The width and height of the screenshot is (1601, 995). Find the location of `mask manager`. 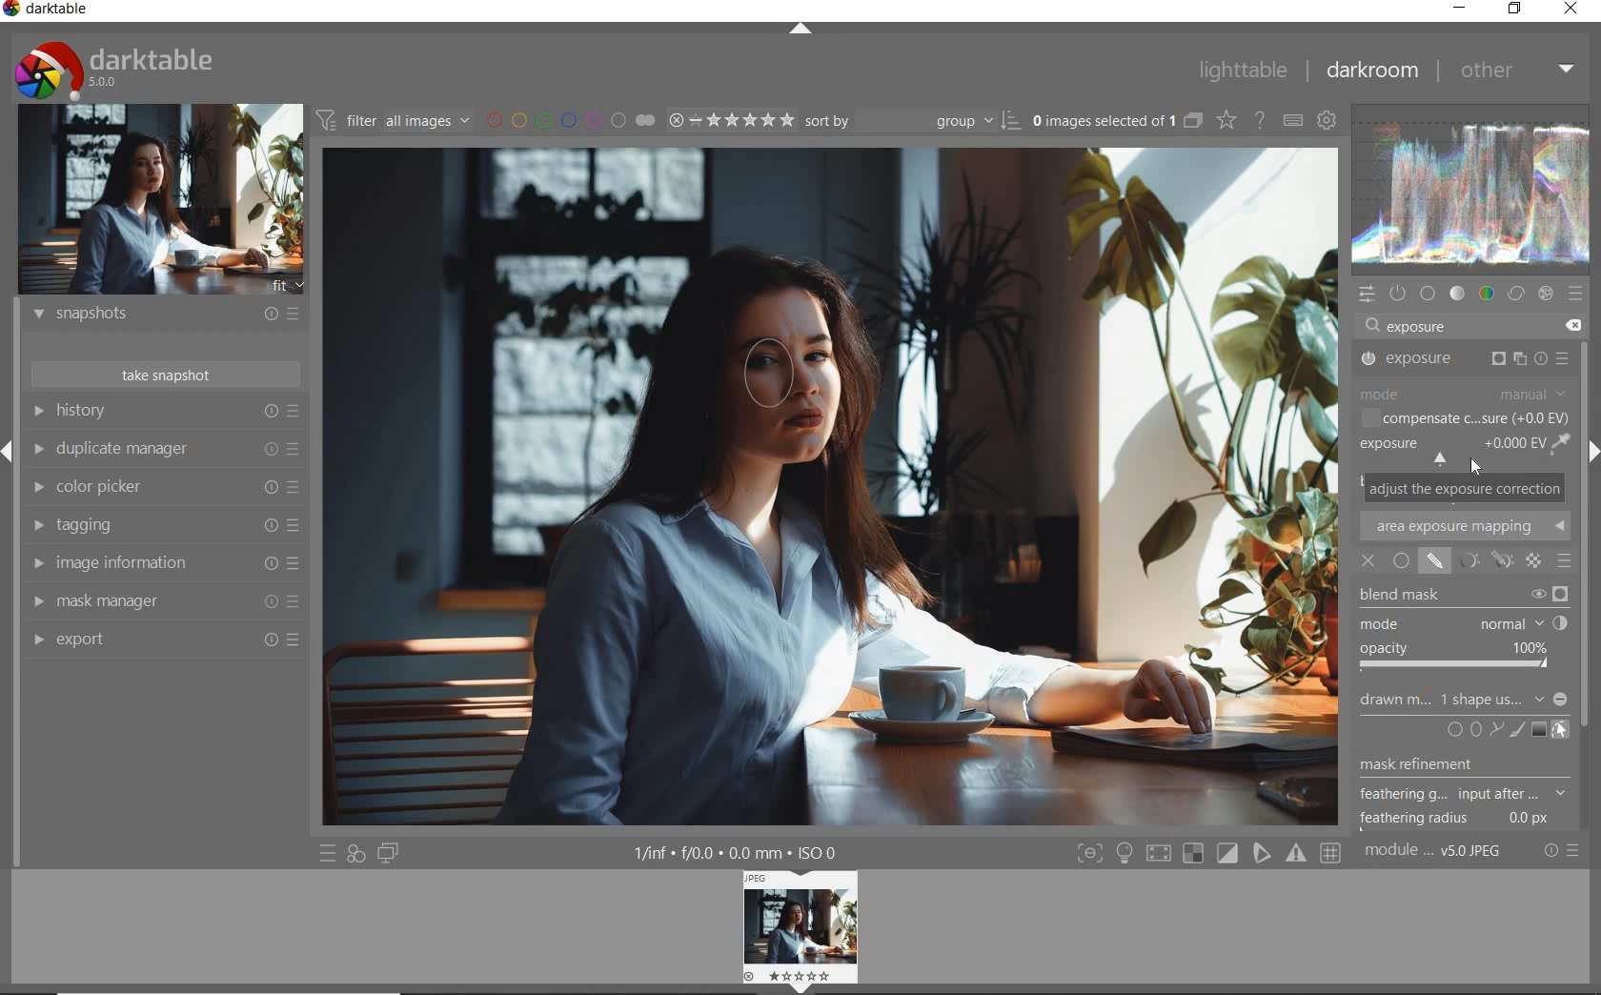

mask manager is located at coordinates (162, 599).